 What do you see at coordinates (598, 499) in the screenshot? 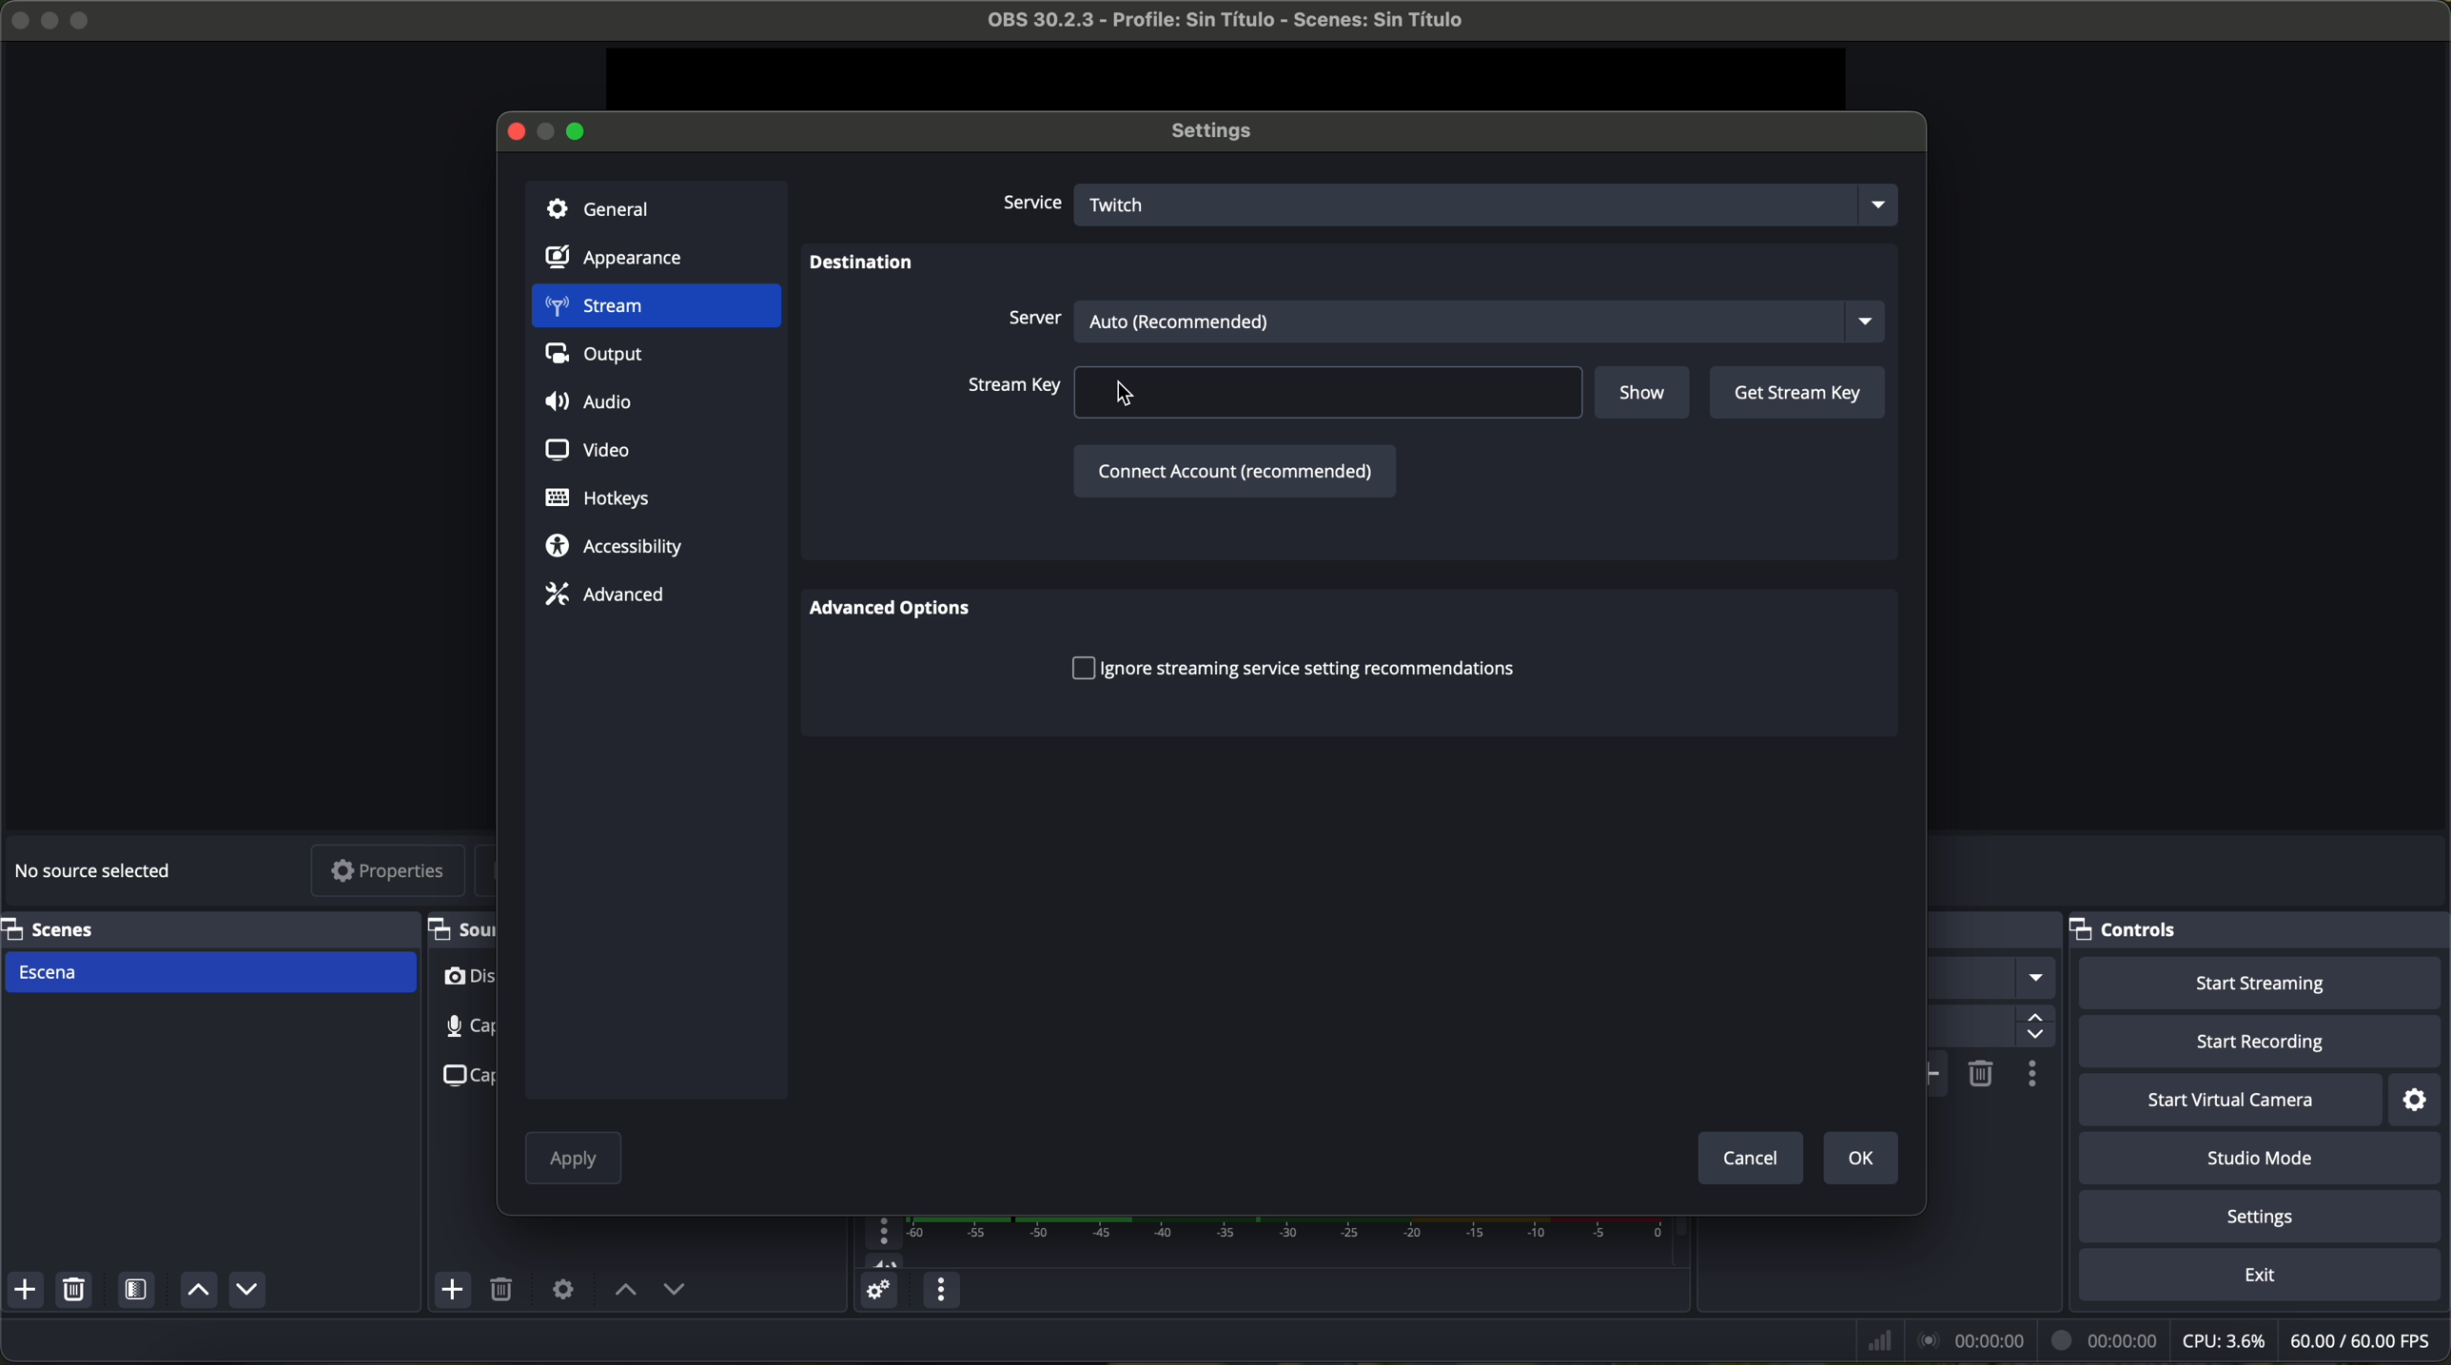
I see `hotkeys` at bounding box center [598, 499].